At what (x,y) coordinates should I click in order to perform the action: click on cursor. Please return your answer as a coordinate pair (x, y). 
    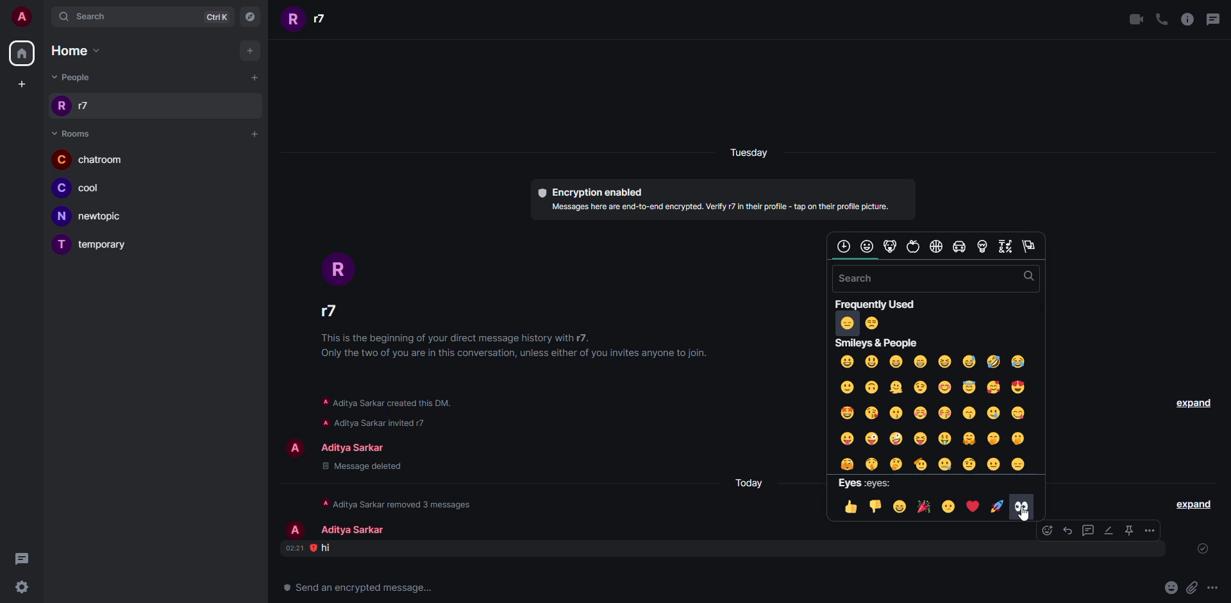
    Looking at the image, I should click on (1026, 514).